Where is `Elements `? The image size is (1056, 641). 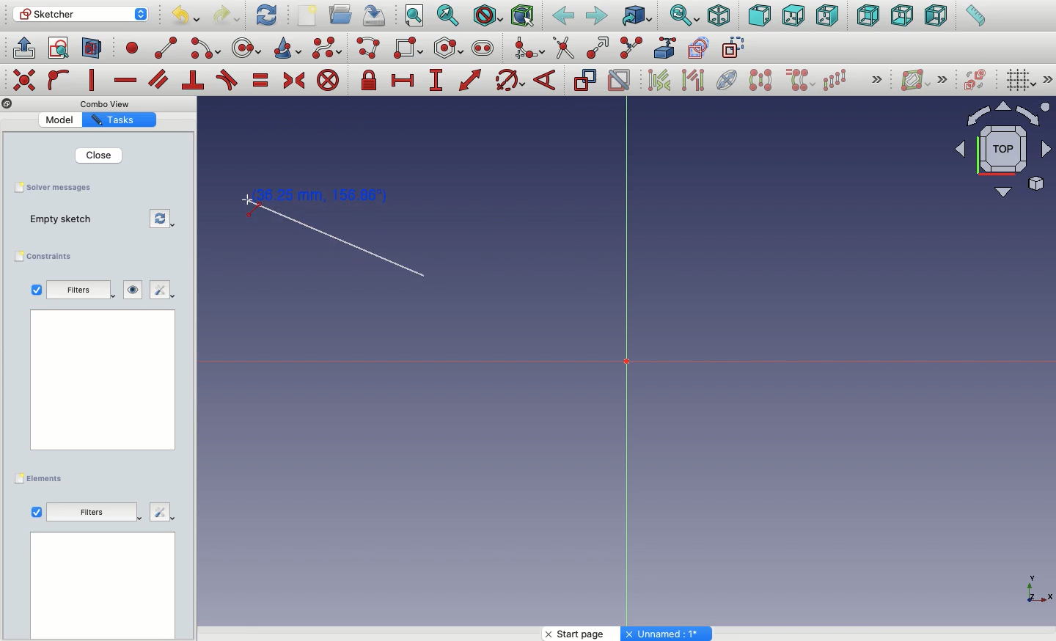 Elements  is located at coordinates (42, 477).